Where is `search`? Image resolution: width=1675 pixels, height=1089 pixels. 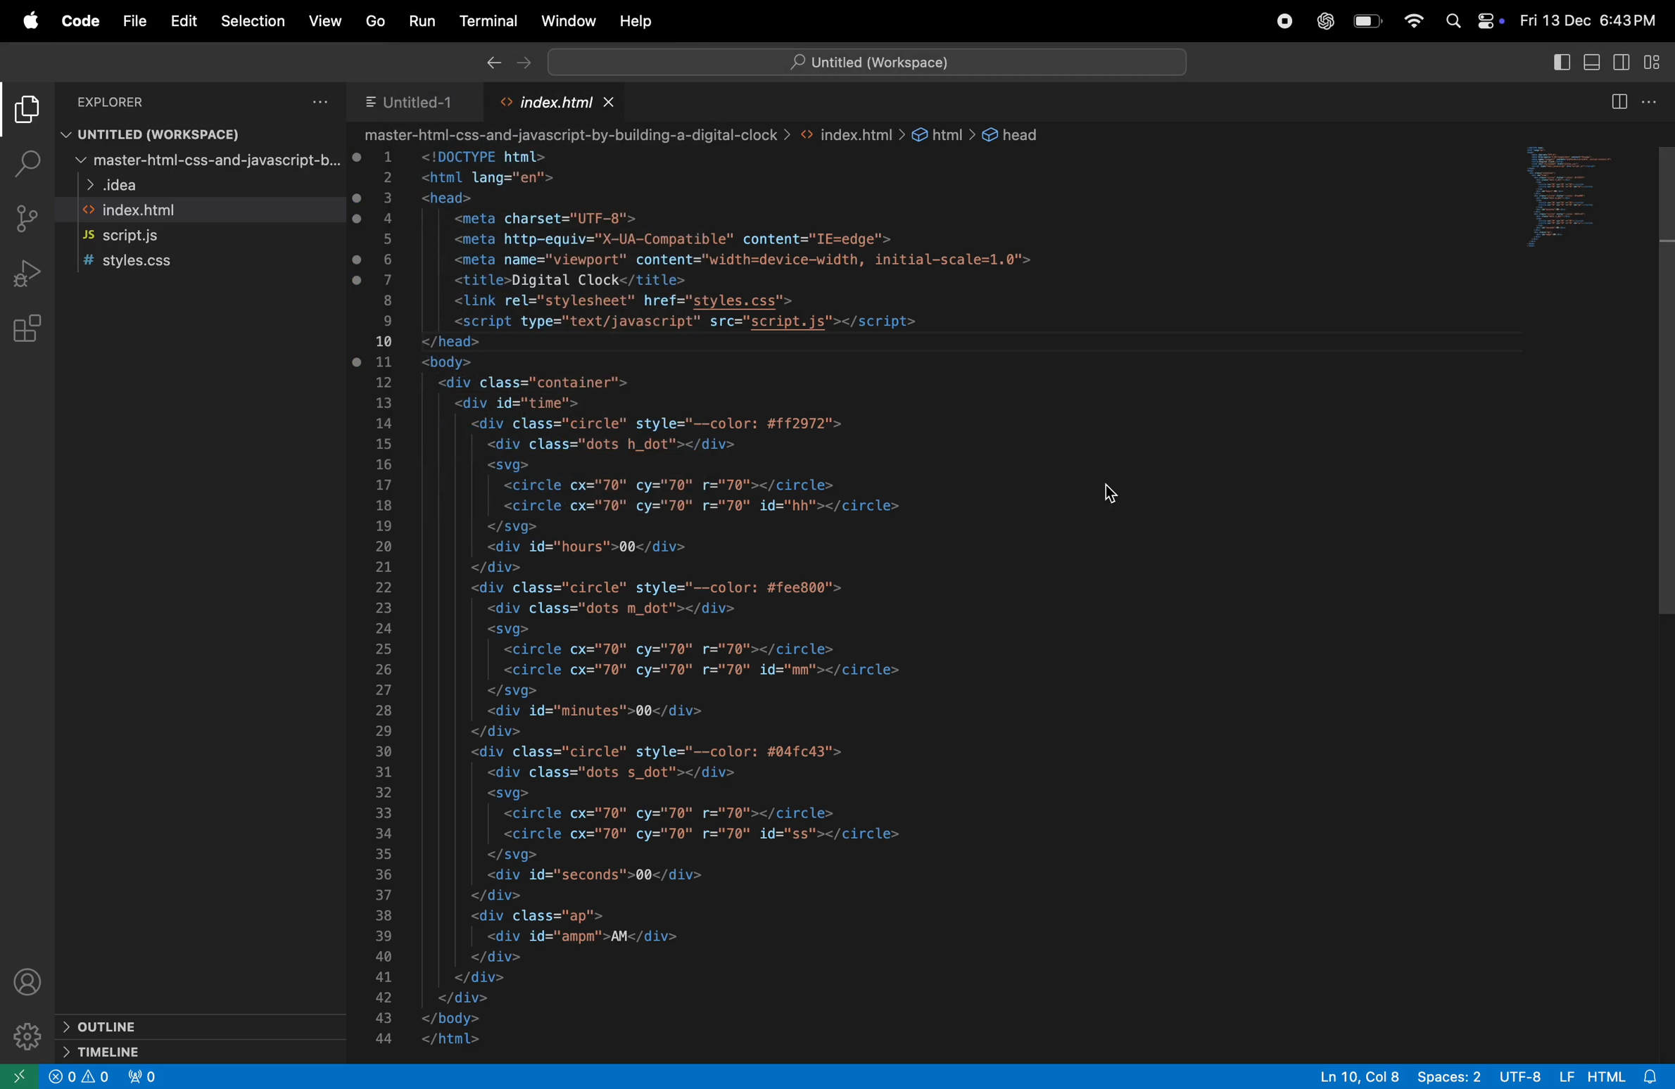 search is located at coordinates (24, 160).